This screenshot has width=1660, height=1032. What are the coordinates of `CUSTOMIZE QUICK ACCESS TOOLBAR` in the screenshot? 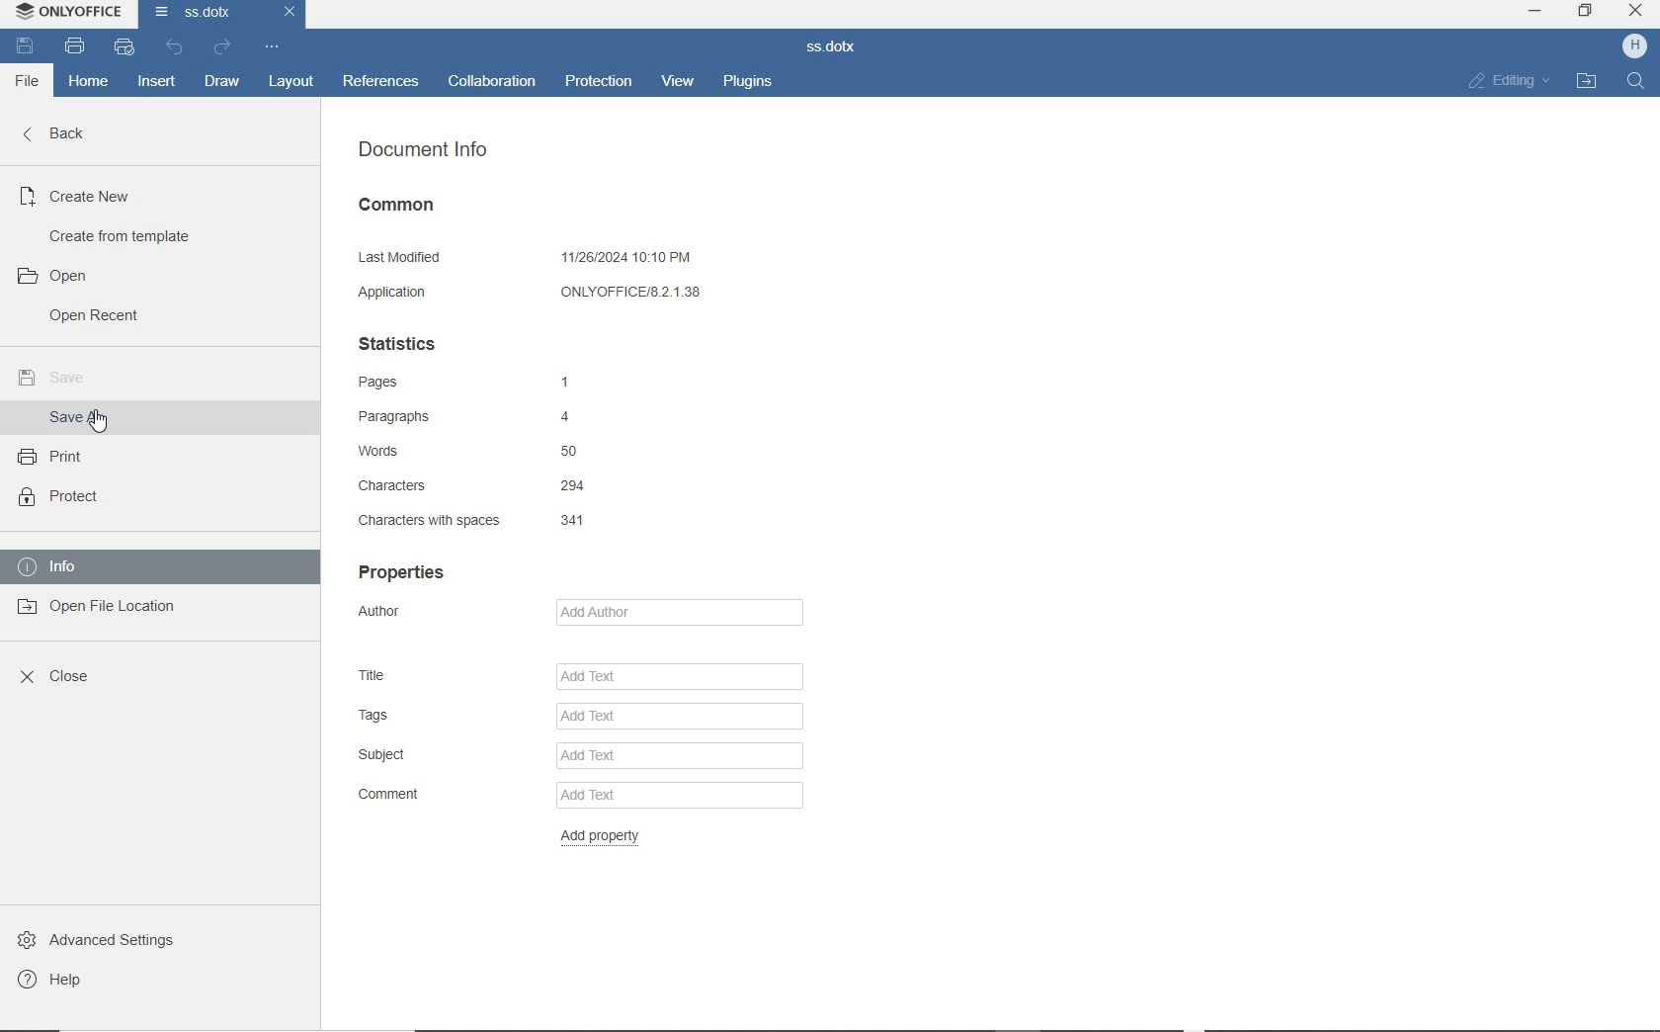 It's located at (271, 49).